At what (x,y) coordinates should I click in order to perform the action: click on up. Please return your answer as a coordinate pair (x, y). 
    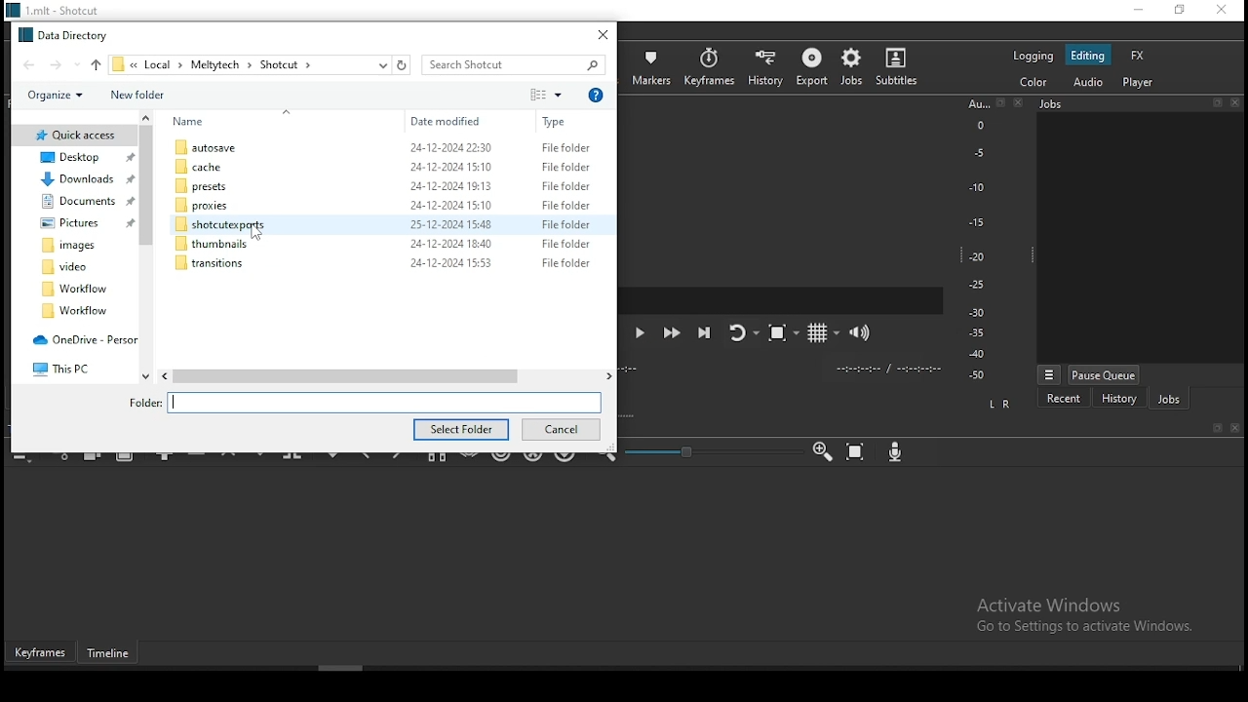
    Looking at the image, I should click on (96, 63).